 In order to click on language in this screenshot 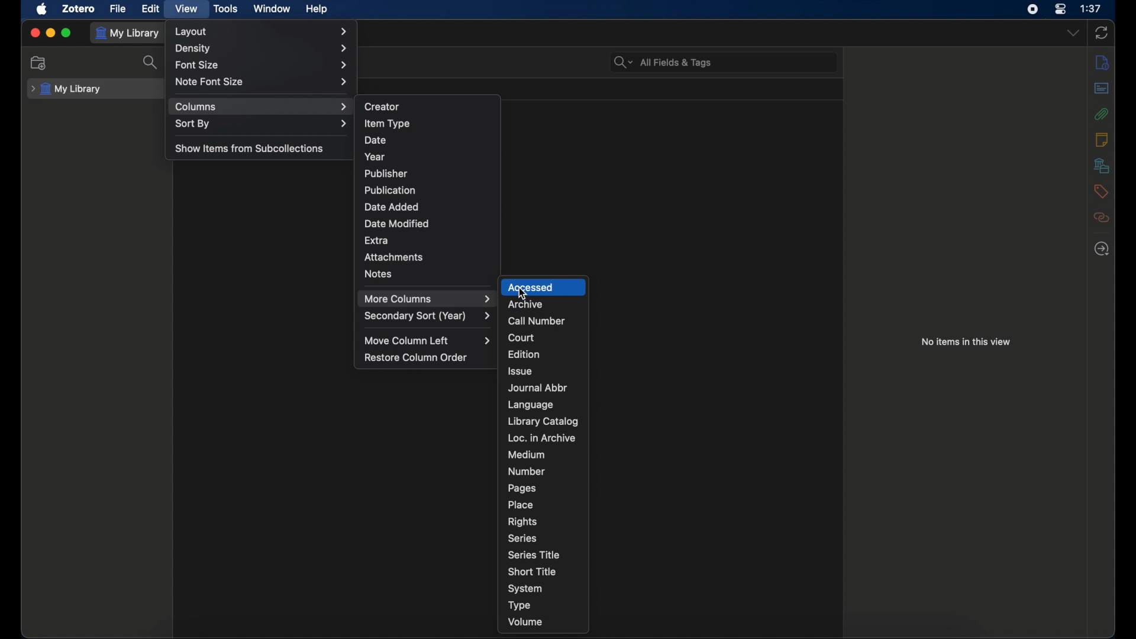, I will do `click(532, 405)`.